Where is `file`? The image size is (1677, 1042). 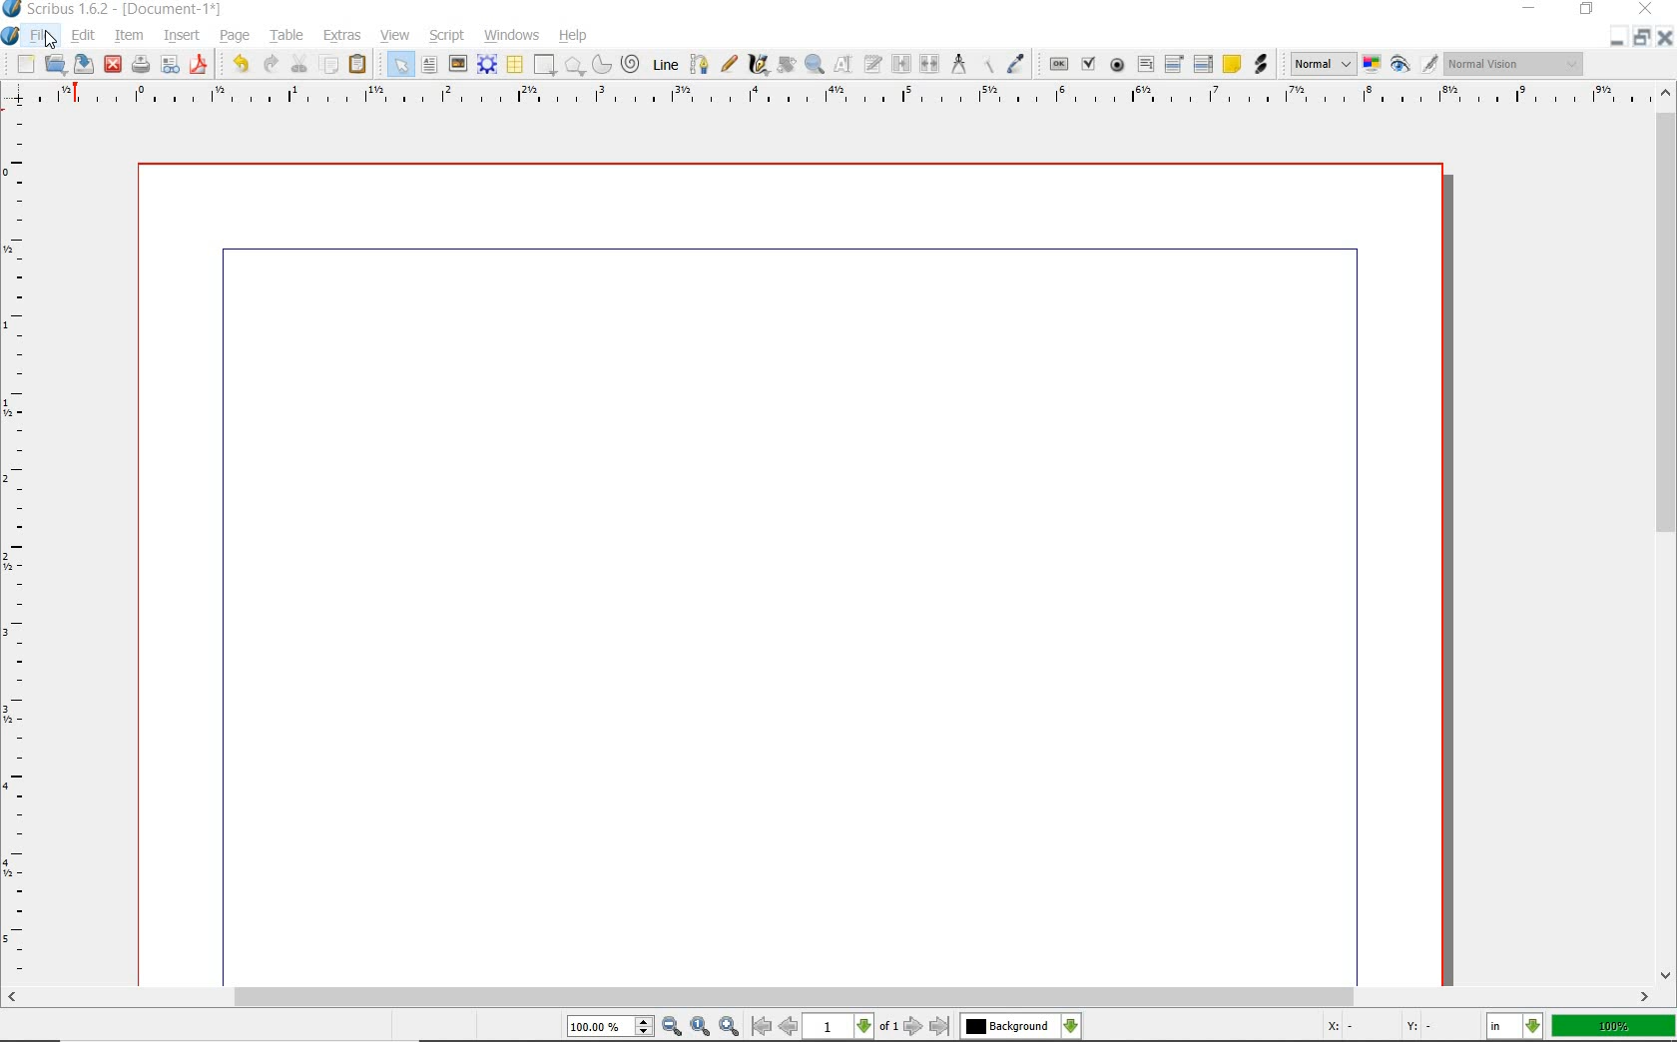
file is located at coordinates (44, 34).